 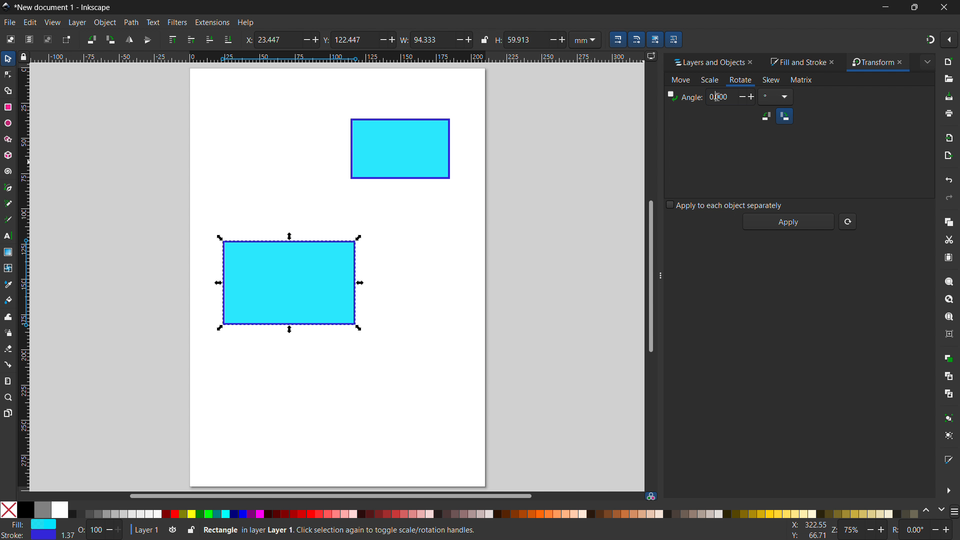 I want to click on Solid Black, so click(x=26, y=510).